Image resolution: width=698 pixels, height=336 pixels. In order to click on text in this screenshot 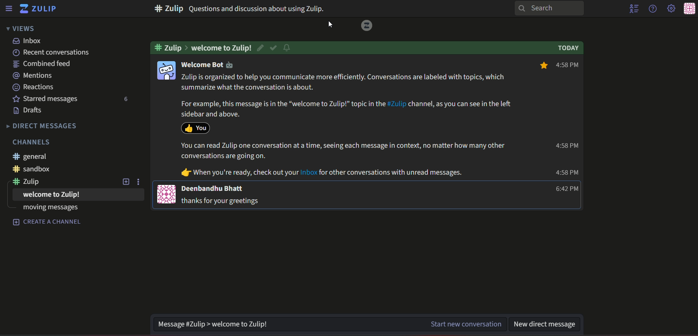, I will do `click(263, 8)`.